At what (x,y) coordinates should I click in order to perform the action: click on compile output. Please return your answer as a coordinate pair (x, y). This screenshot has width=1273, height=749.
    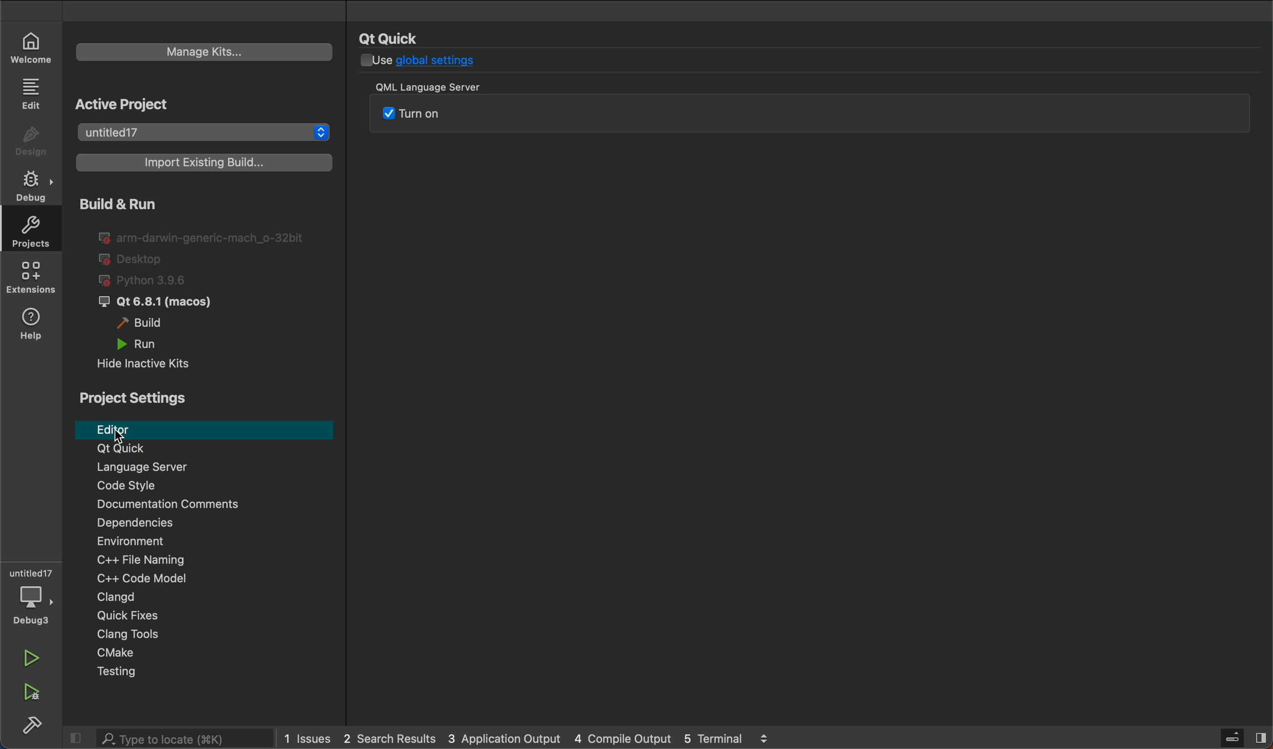
    Looking at the image, I should click on (622, 738).